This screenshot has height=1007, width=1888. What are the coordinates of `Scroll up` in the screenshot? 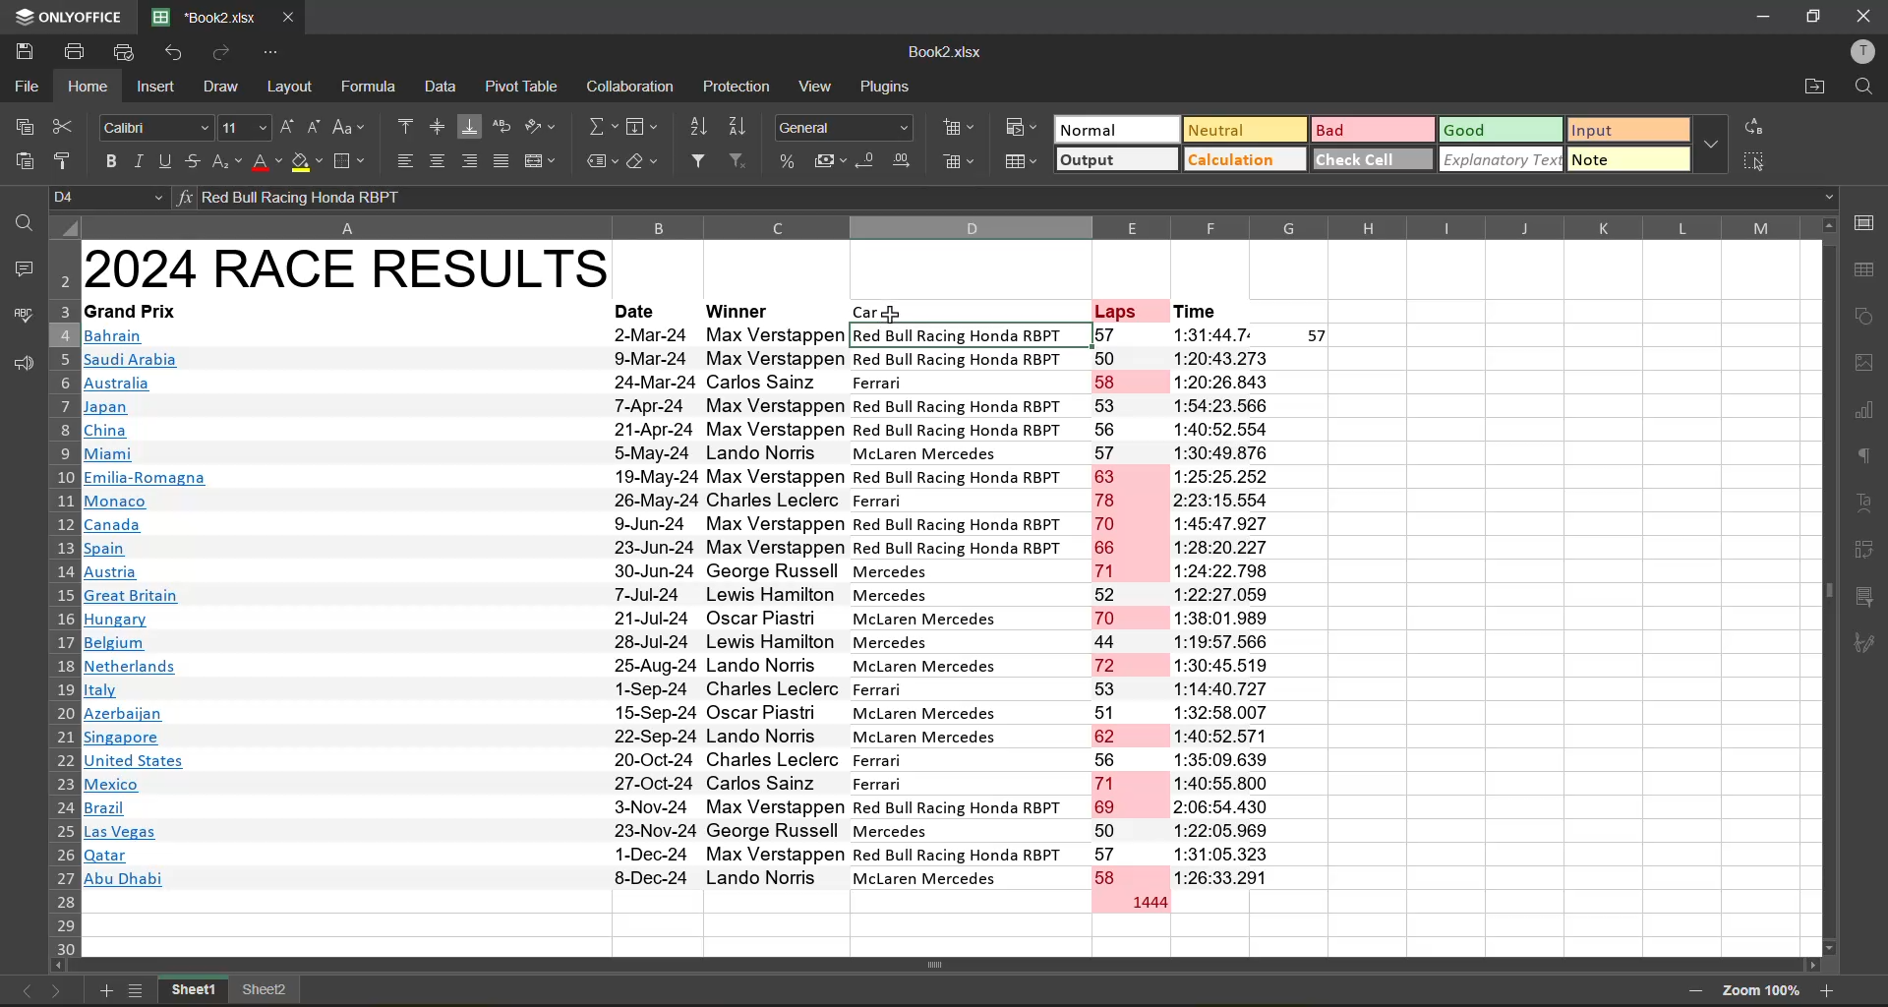 It's located at (1826, 224).